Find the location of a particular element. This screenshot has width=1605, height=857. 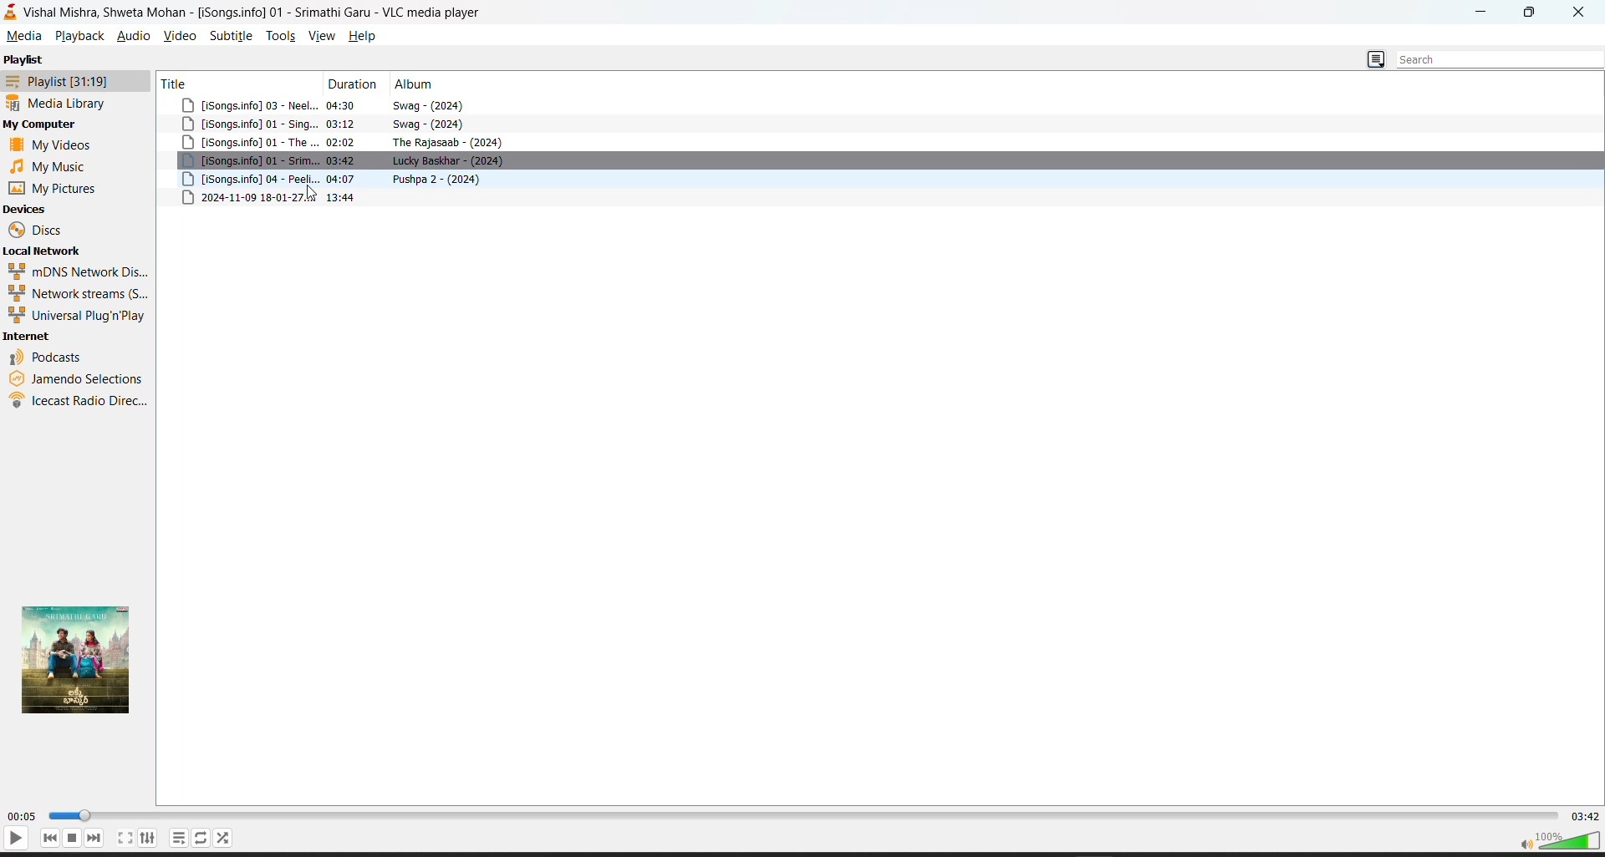

song info 01-srim is located at coordinates (246, 160).